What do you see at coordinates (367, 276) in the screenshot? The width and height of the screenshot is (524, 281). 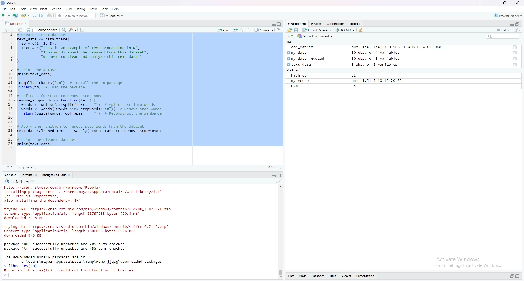 I see `presentation` at bounding box center [367, 276].